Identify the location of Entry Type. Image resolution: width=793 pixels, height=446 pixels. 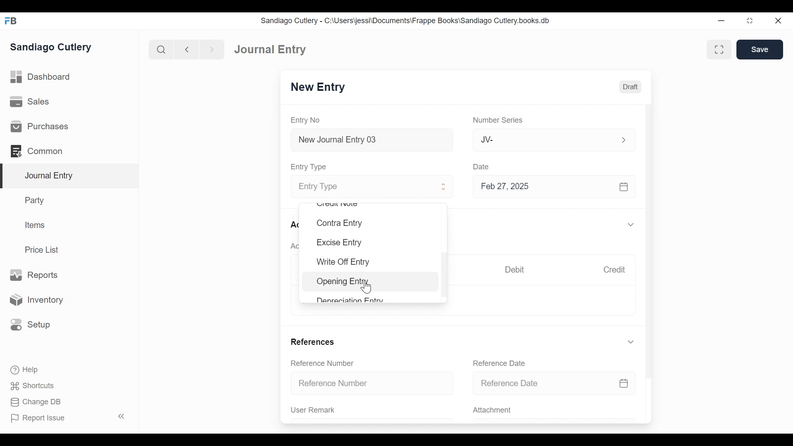
(310, 167).